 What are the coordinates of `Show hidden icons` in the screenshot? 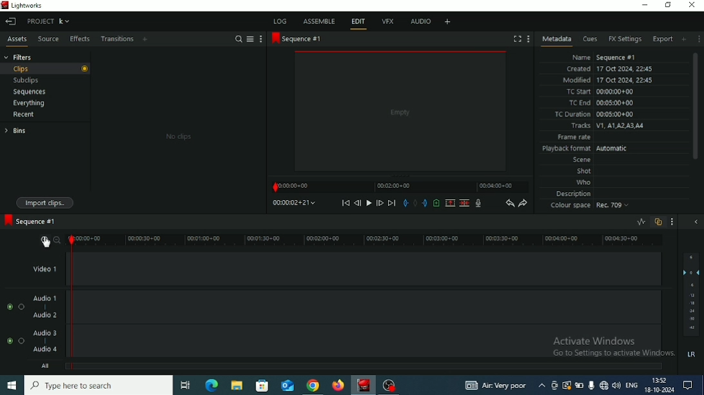 It's located at (542, 385).